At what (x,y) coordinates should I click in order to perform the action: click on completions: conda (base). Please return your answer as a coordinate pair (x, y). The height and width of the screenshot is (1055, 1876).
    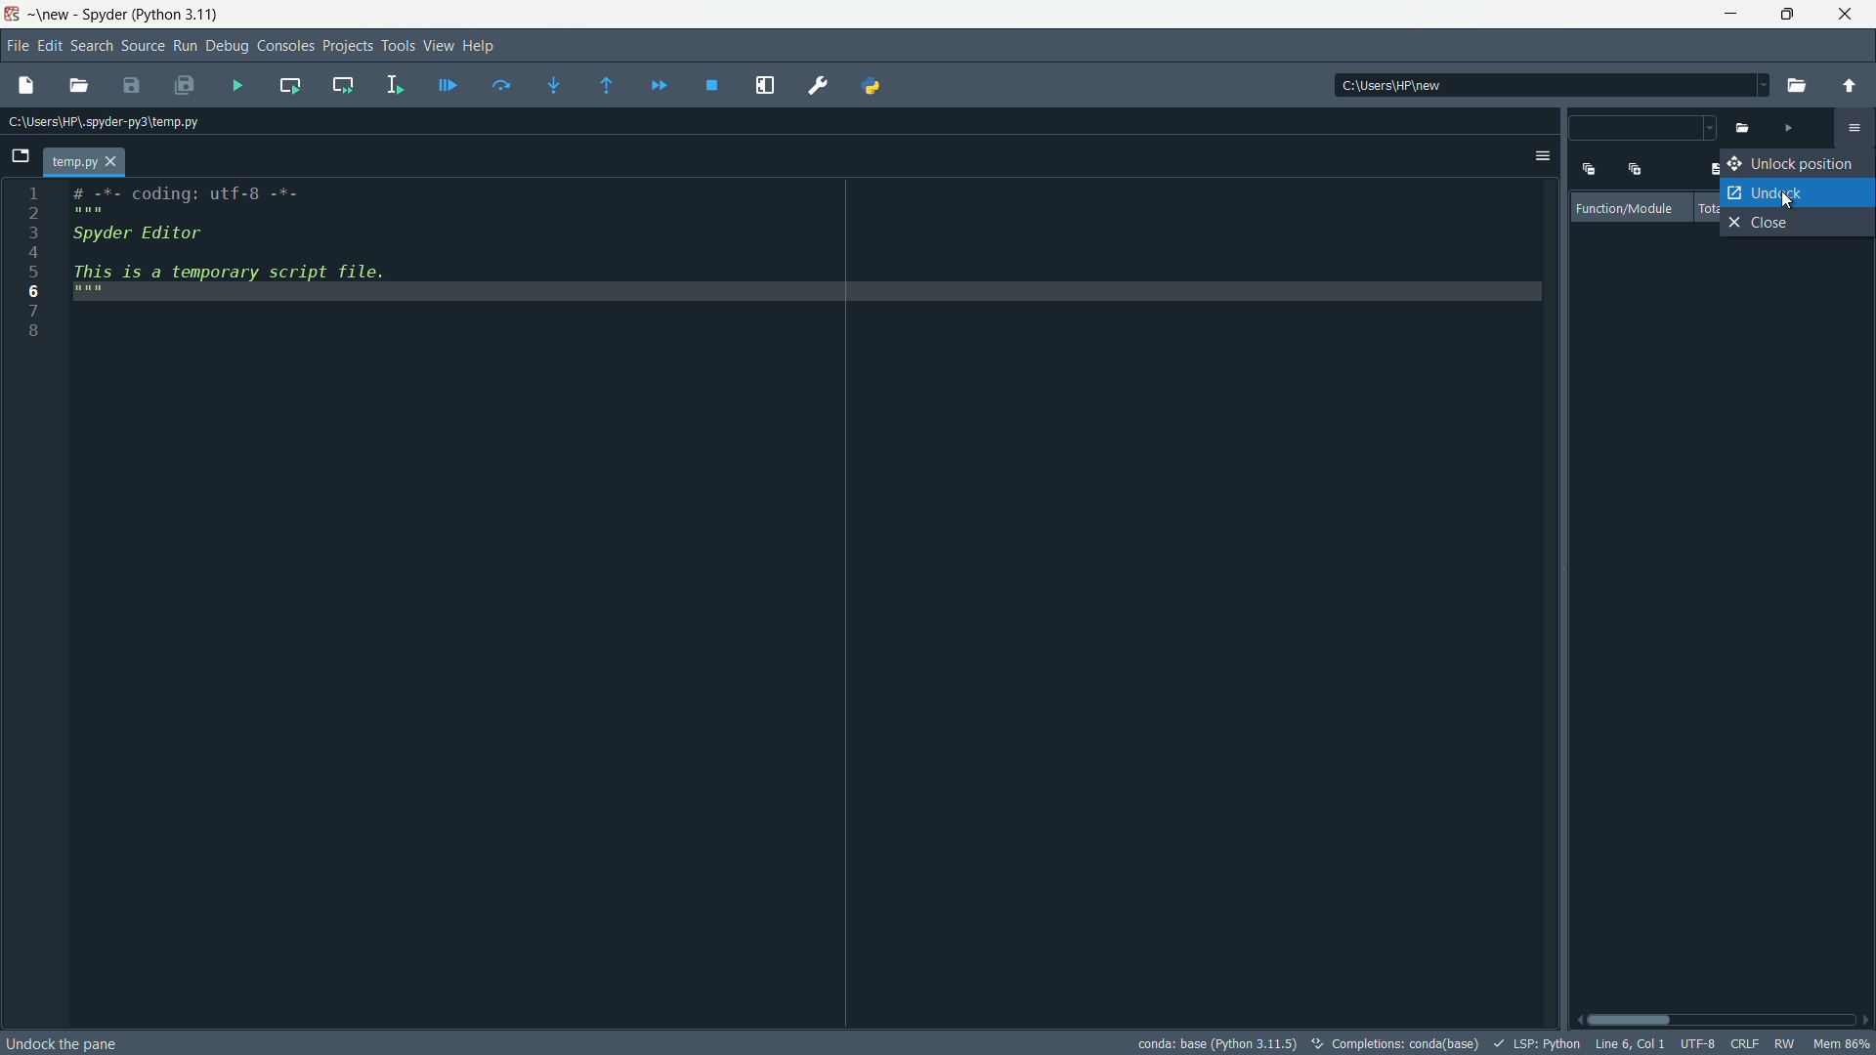
    Looking at the image, I should click on (1394, 1041).